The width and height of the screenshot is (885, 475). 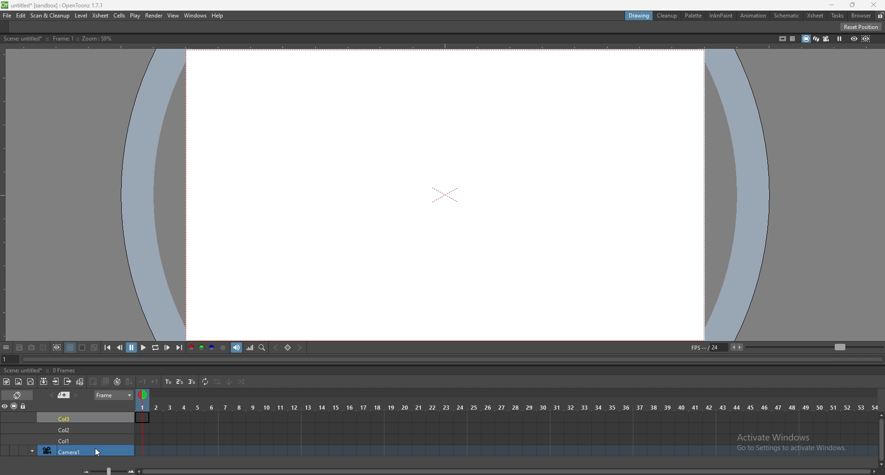 I want to click on snapshot, so click(x=32, y=348).